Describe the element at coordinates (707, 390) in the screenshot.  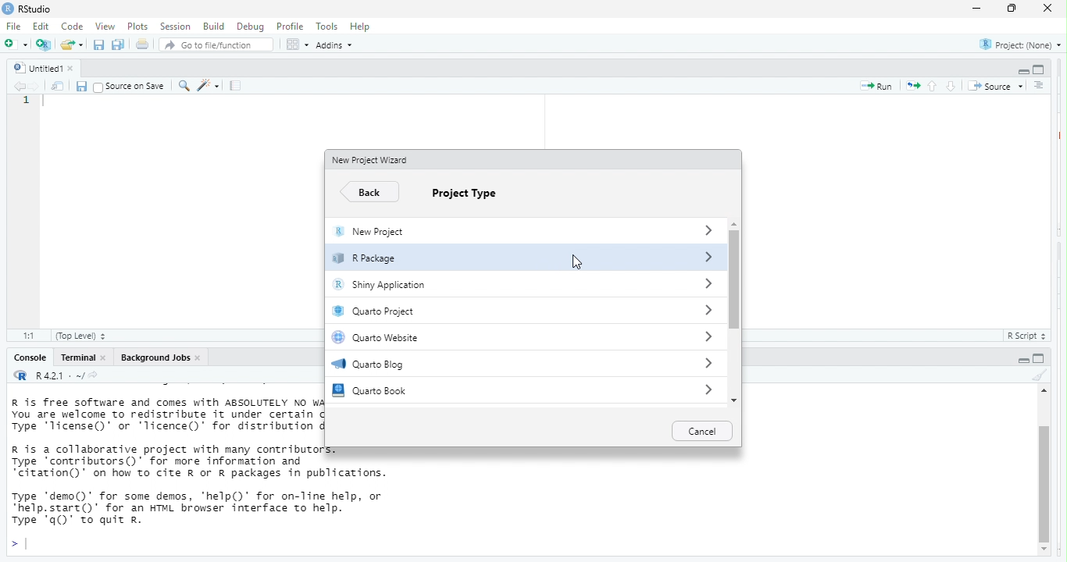
I see `dropdown` at that location.